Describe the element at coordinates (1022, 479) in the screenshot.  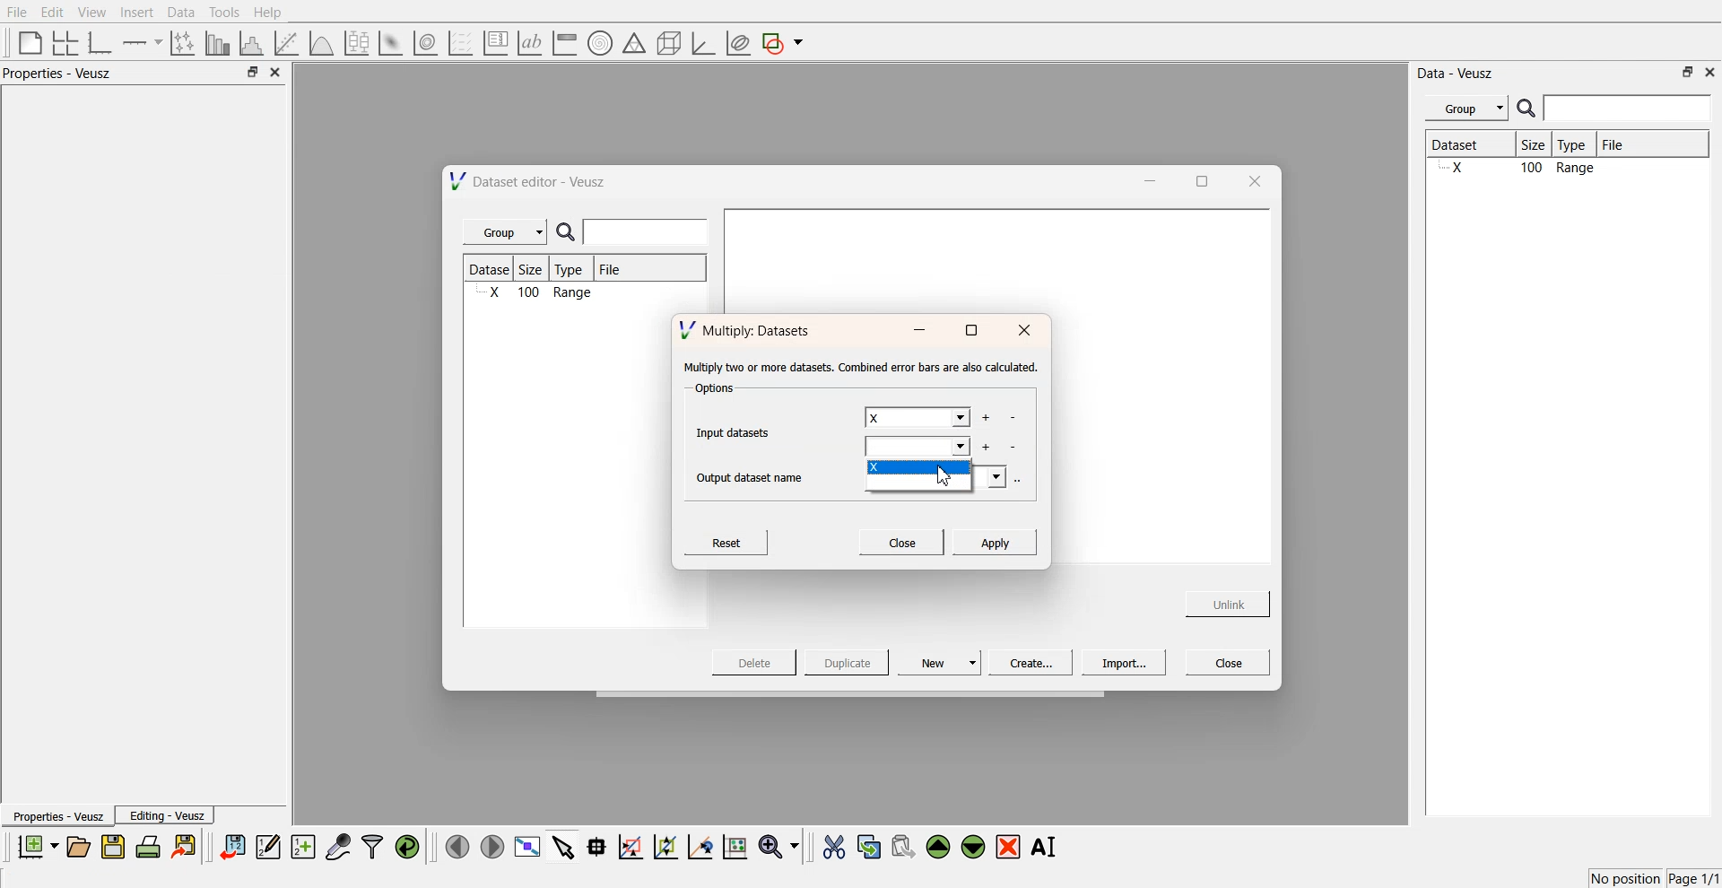
I see `more options` at that location.